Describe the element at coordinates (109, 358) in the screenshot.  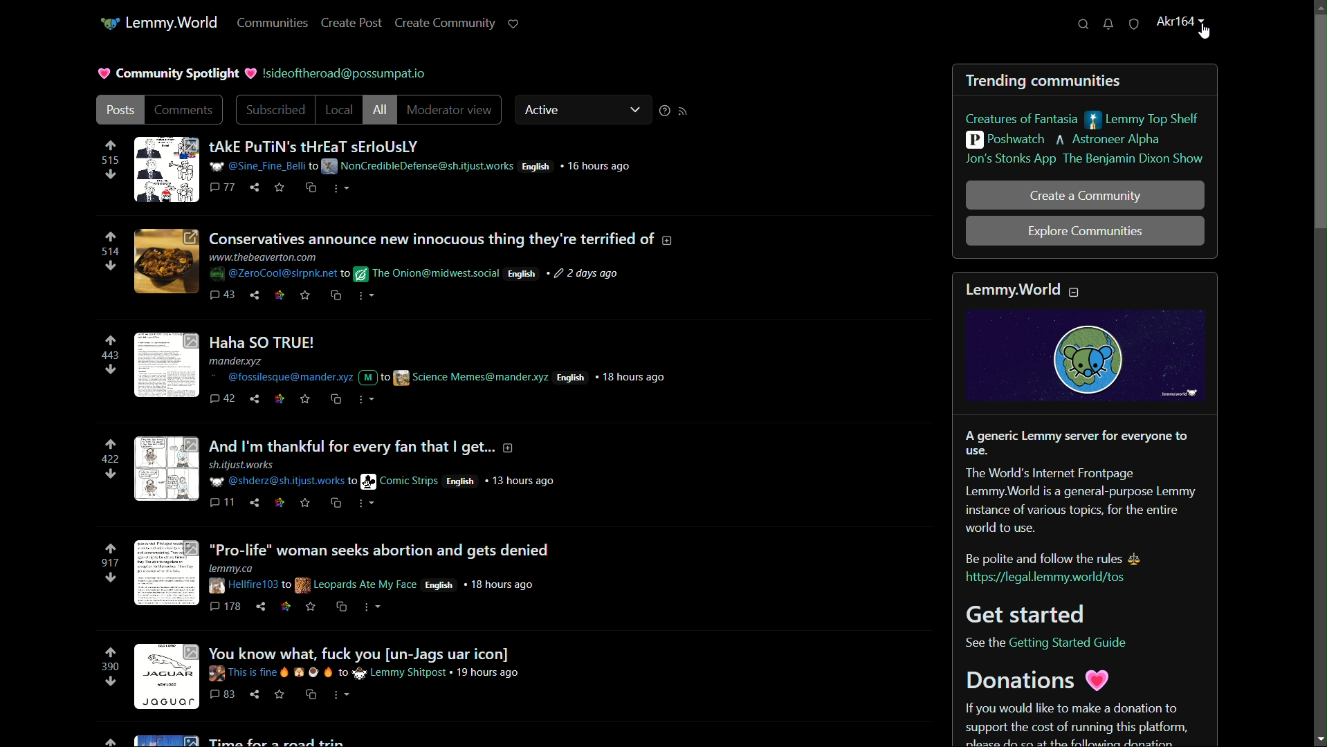
I see `number of votes` at that location.